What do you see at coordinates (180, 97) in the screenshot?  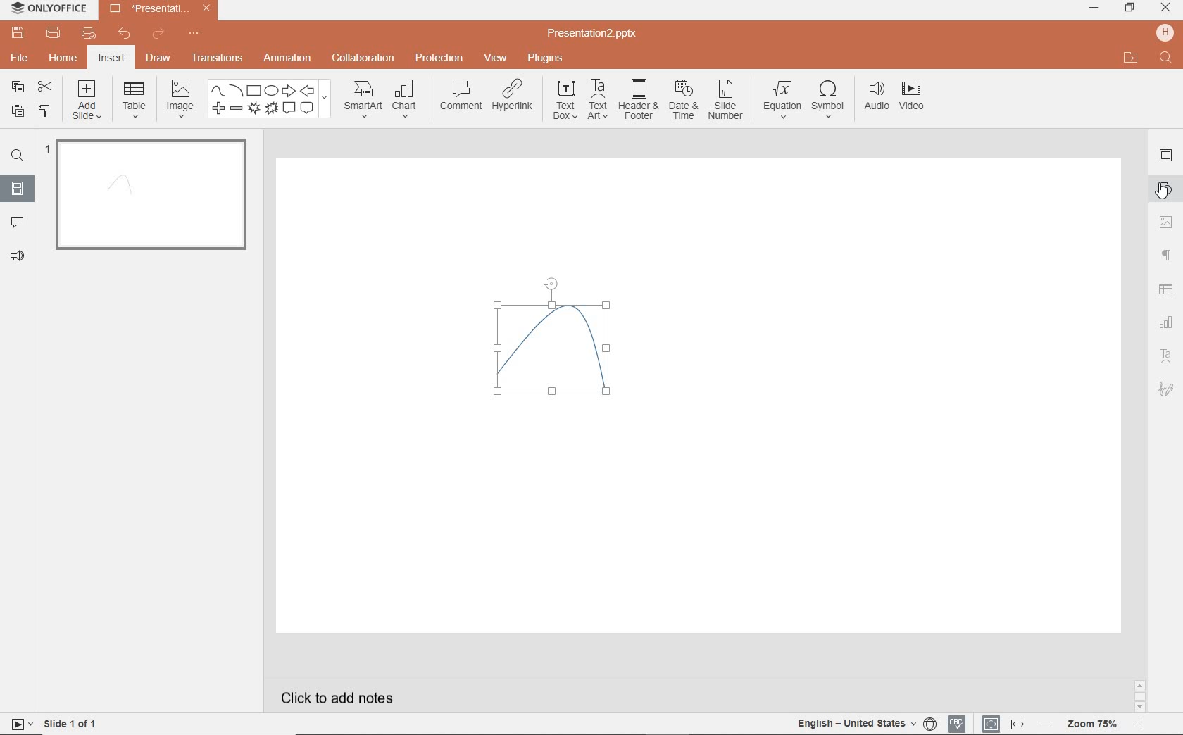 I see `IMAGE` at bounding box center [180, 97].